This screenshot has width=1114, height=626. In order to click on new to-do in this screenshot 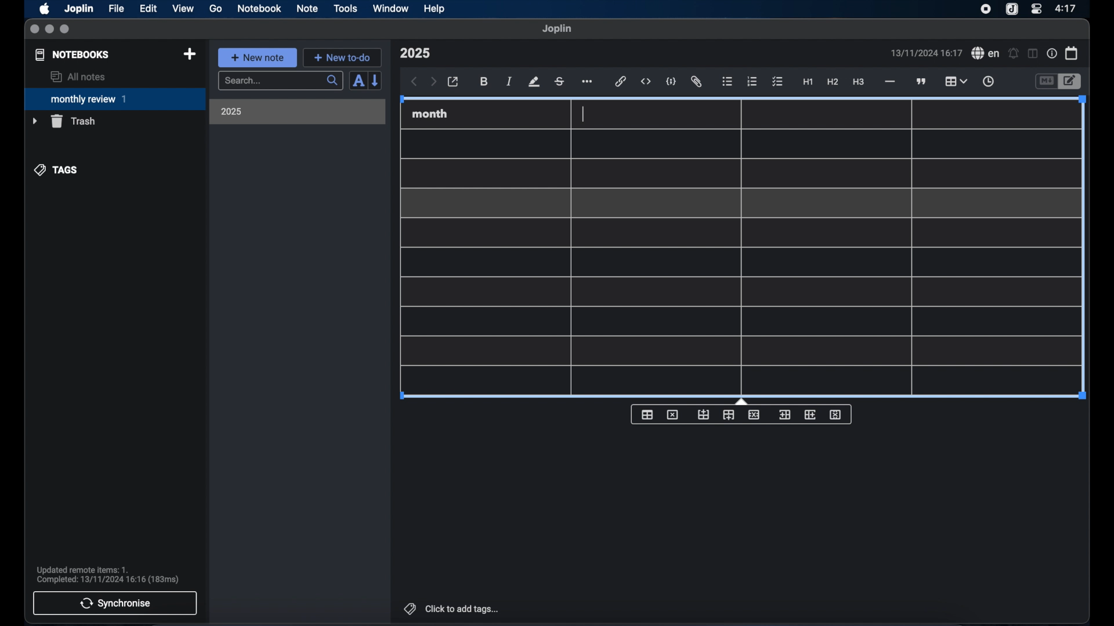, I will do `click(343, 57)`.